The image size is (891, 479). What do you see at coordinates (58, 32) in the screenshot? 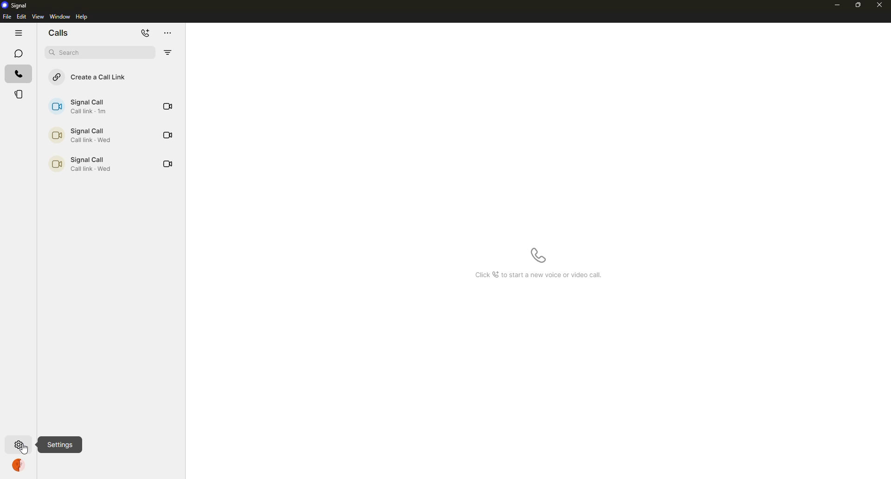
I see `chats` at bounding box center [58, 32].